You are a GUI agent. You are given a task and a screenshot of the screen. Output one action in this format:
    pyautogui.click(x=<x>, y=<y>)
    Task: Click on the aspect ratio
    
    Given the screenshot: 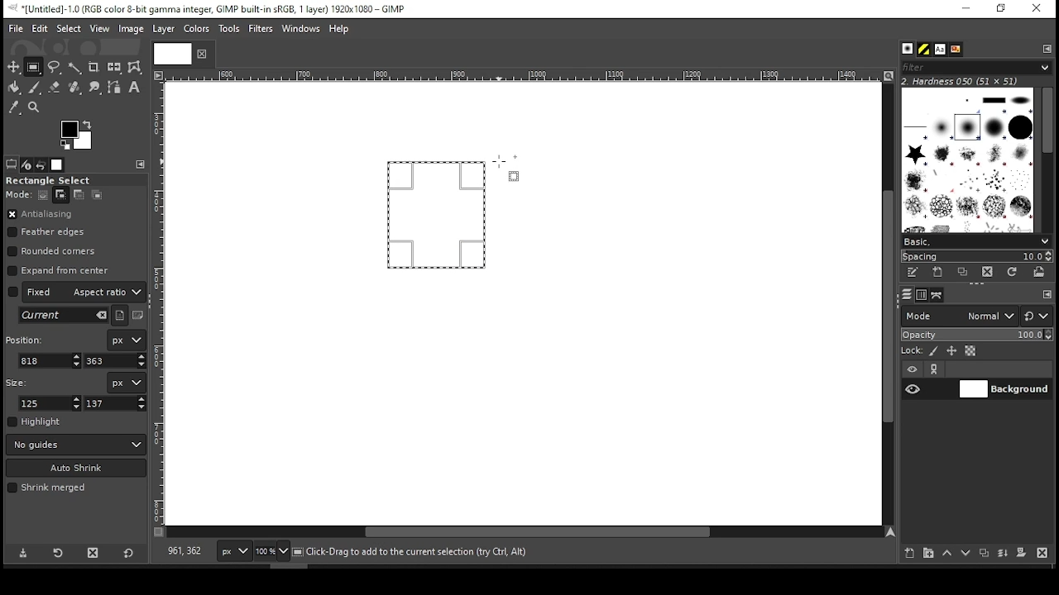 What is the action you would take?
    pyautogui.click(x=77, y=291)
    